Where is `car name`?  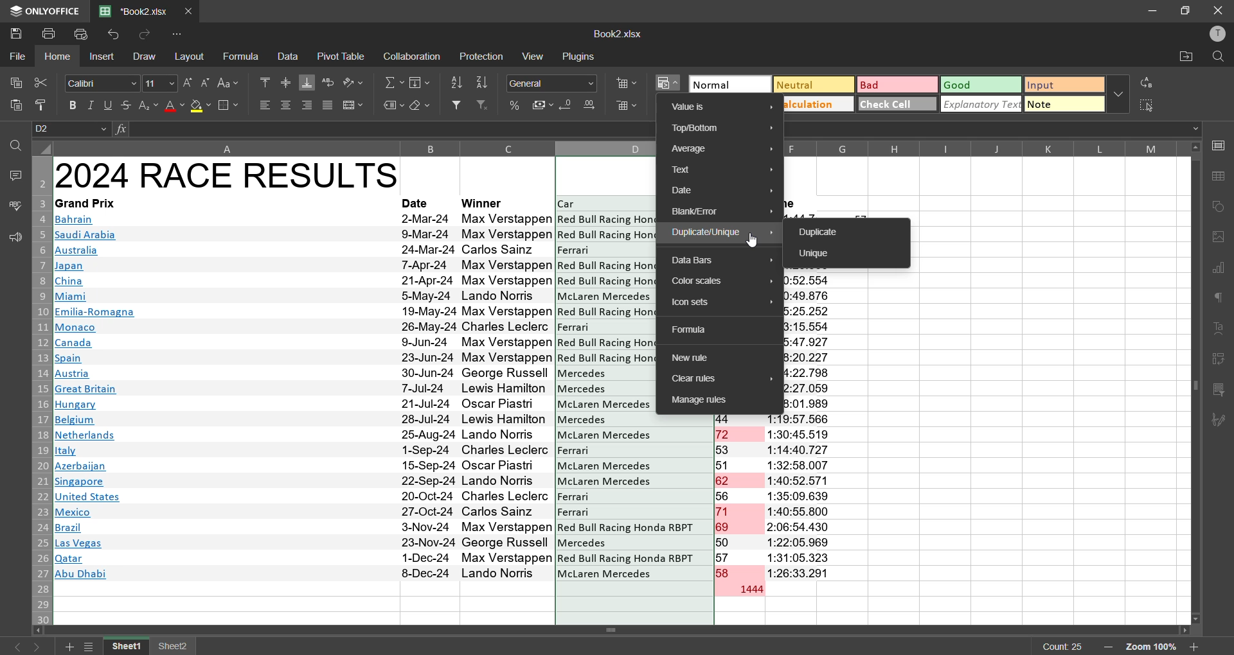
car name is located at coordinates (575, 249).